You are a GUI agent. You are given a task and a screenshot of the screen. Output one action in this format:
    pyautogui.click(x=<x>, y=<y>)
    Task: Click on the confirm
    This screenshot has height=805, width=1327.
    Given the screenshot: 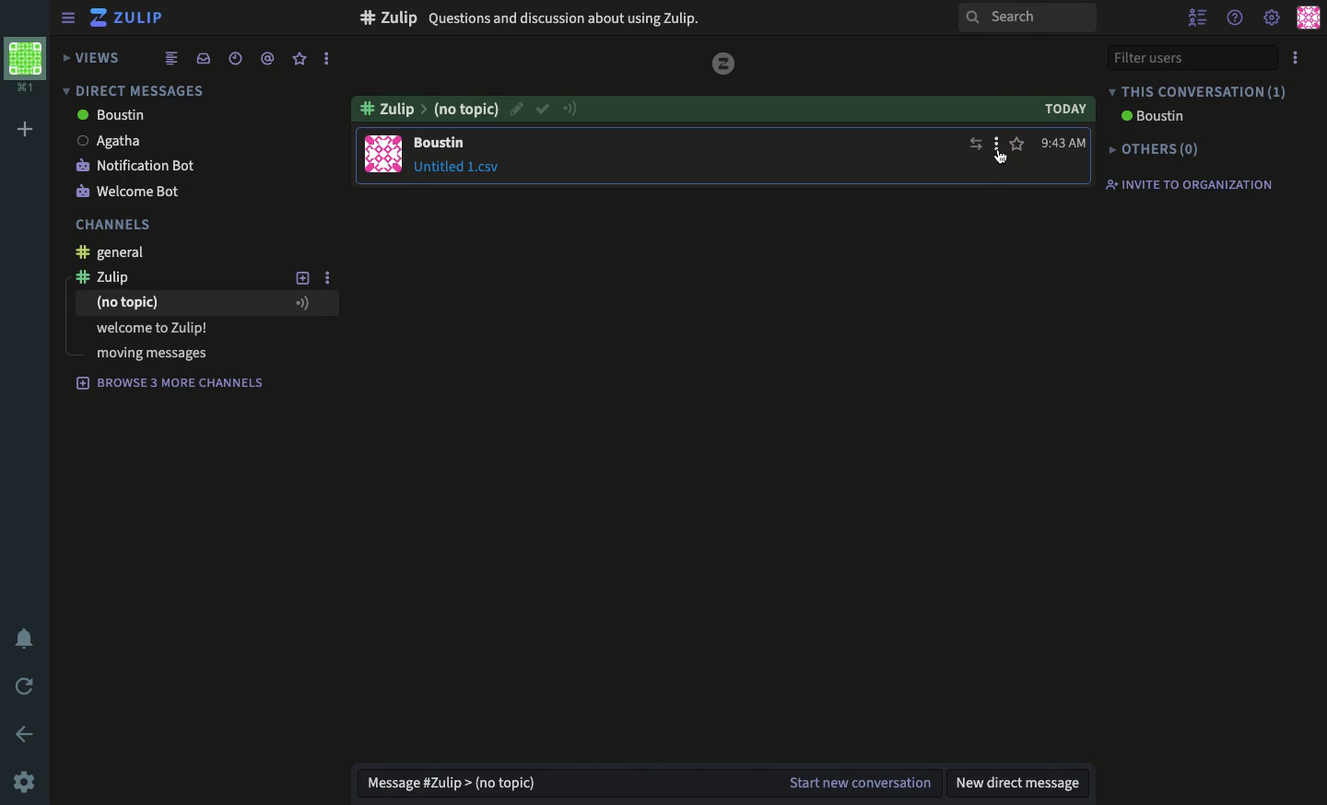 What is the action you would take?
    pyautogui.click(x=543, y=111)
    